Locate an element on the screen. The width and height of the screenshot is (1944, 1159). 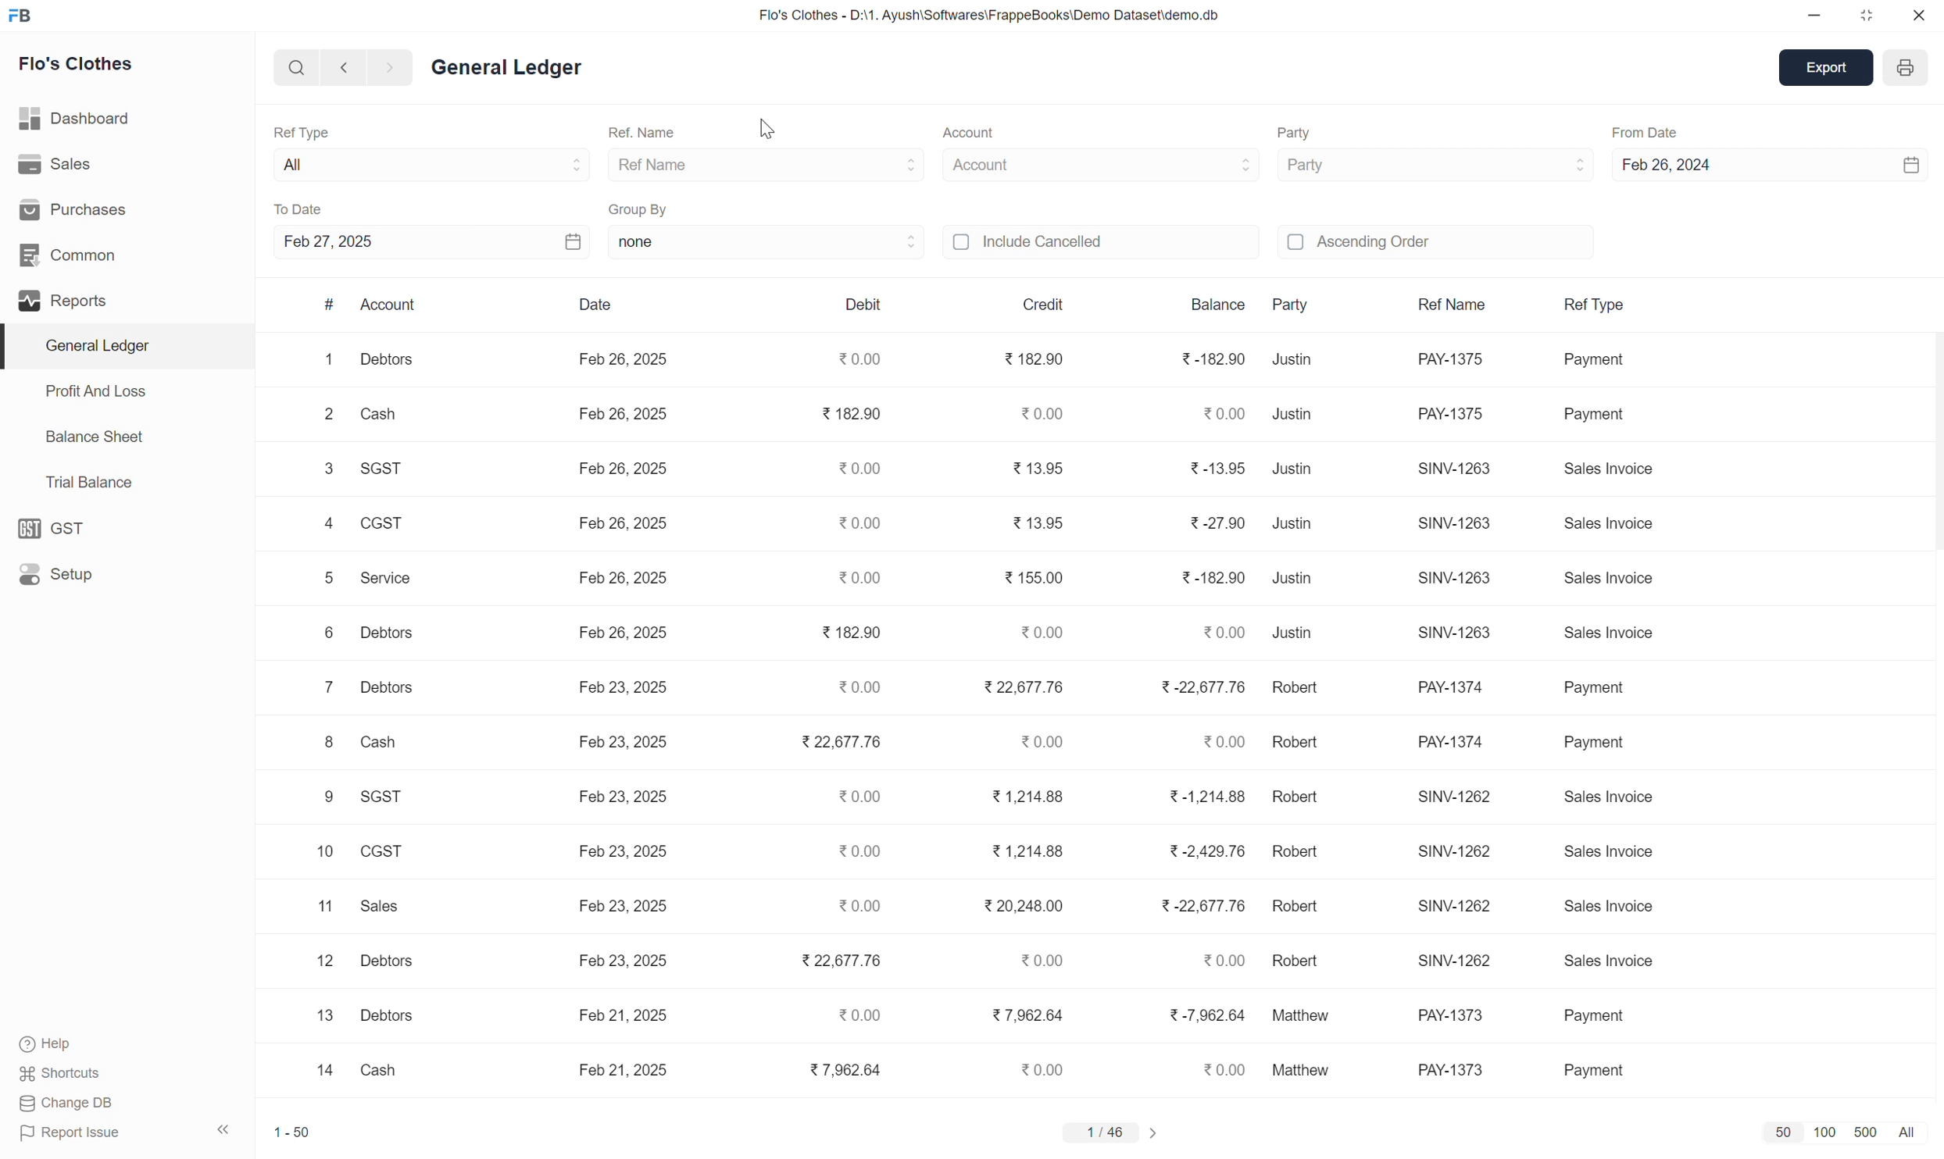
minimize is located at coordinates (1816, 17).